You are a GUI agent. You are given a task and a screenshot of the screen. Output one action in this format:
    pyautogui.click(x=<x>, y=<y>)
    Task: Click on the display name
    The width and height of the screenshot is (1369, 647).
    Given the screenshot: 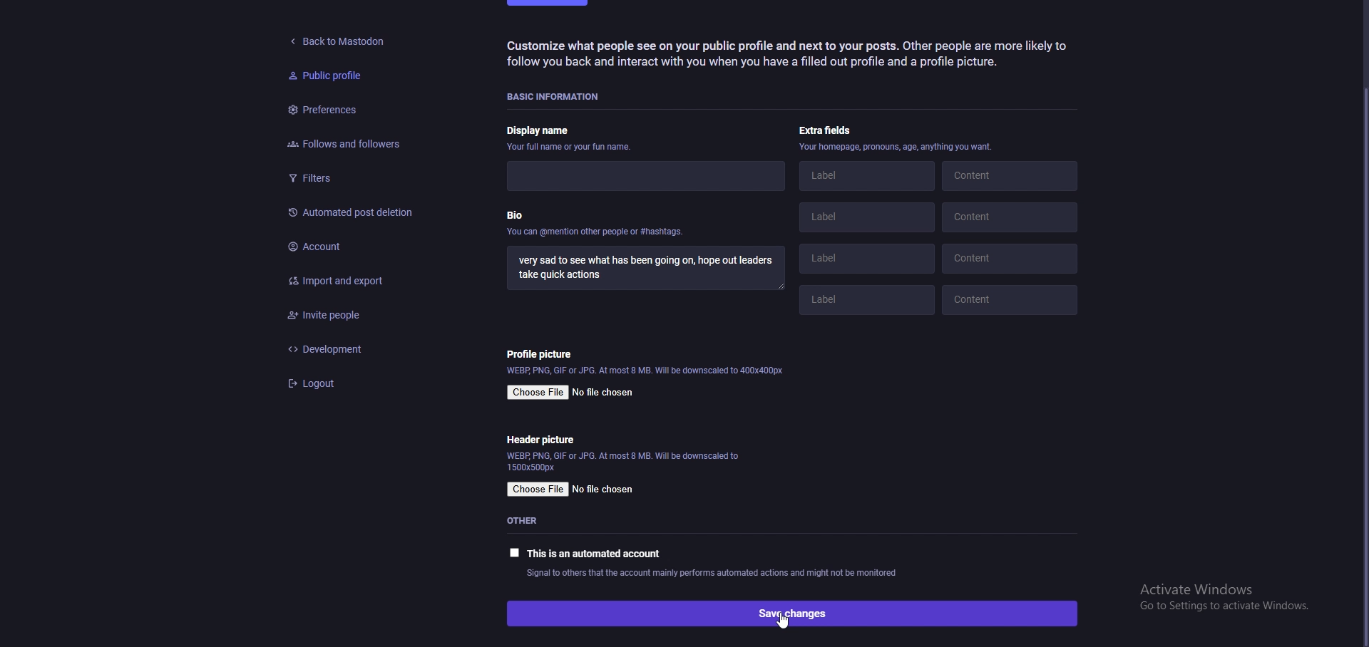 What is the action you would take?
    pyautogui.click(x=571, y=133)
    